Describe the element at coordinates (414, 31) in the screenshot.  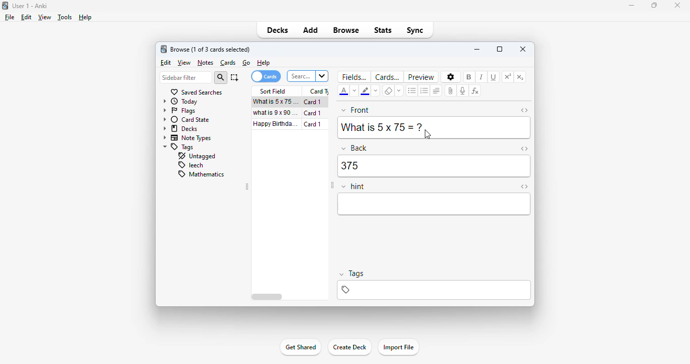
I see `sync` at that location.